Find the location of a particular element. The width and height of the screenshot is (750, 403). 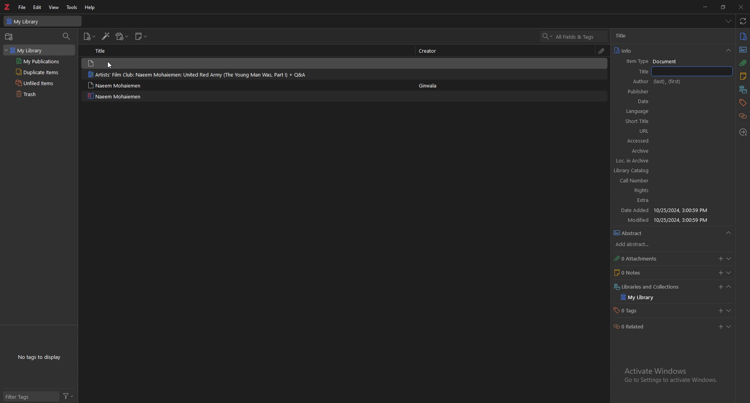

attachments is located at coordinates (602, 51).